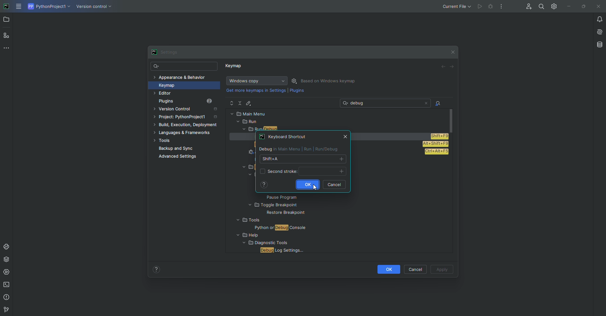 The height and width of the screenshot is (316, 606). Describe the element at coordinates (503, 8) in the screenshot. I see `More Options` at that location.